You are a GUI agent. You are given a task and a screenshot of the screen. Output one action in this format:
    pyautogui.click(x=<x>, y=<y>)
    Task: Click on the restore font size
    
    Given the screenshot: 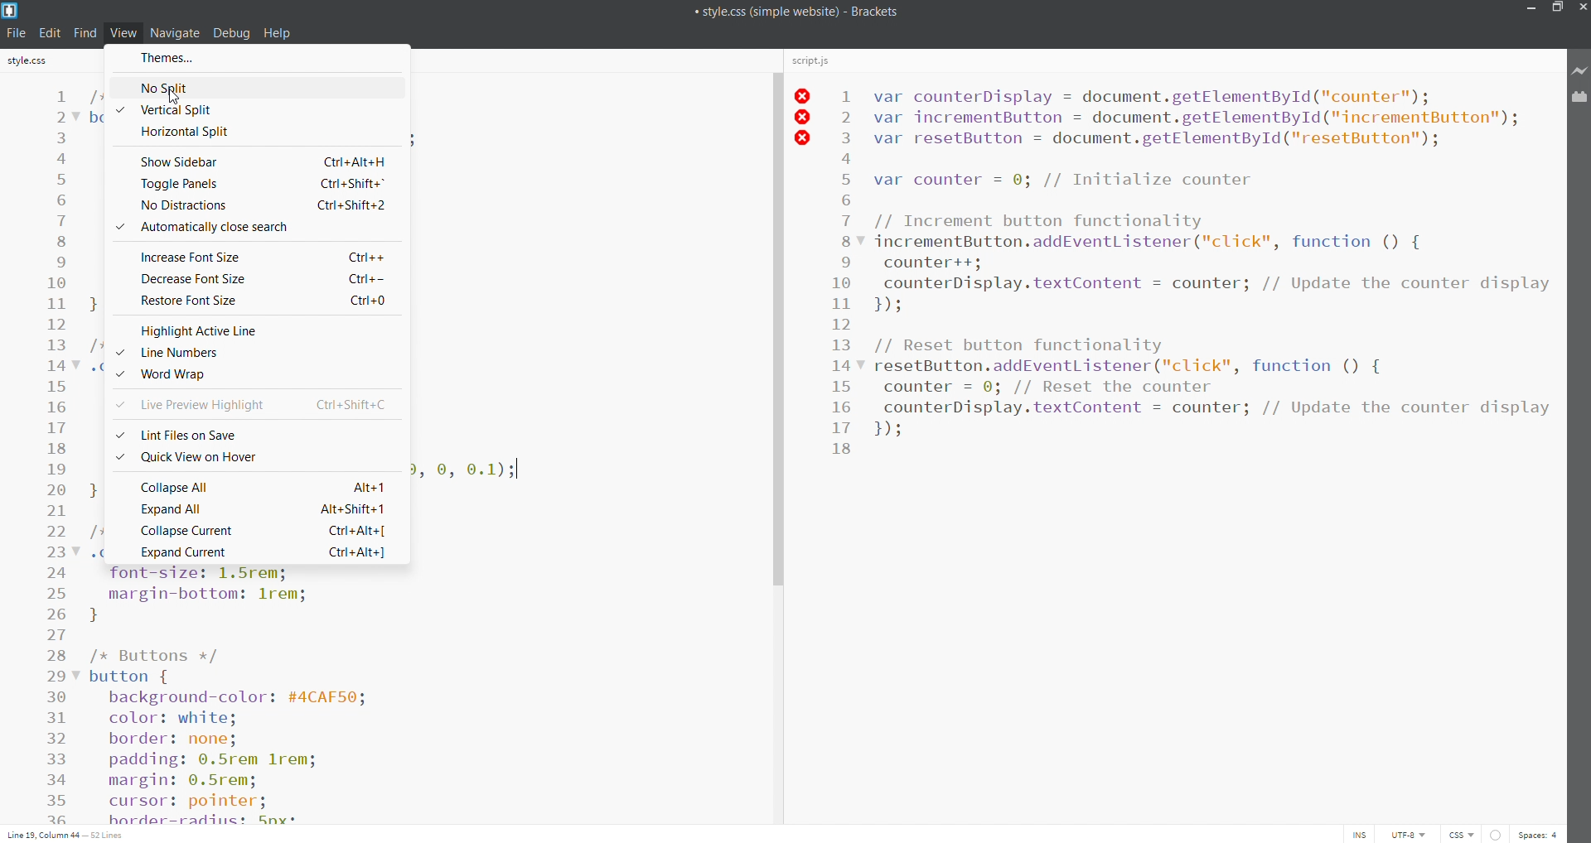 What is the action you would take?
    pyautogui.click(x=258, y=299)
    